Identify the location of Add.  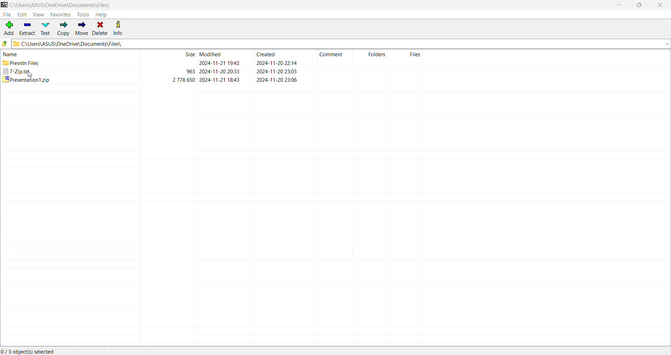
(8, 28).